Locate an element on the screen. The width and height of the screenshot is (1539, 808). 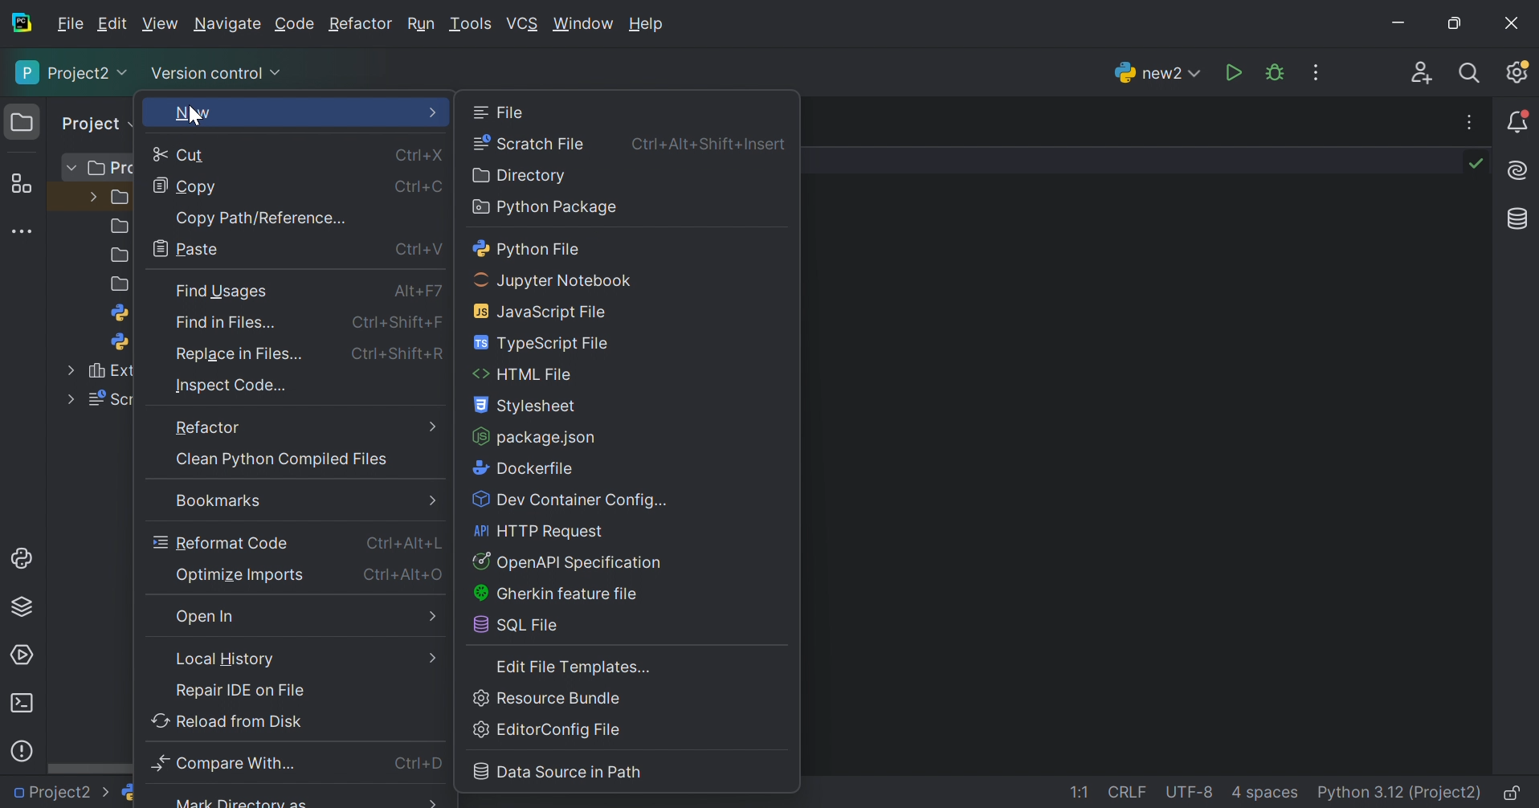
new2.py is located at coordinates (1153, 71).